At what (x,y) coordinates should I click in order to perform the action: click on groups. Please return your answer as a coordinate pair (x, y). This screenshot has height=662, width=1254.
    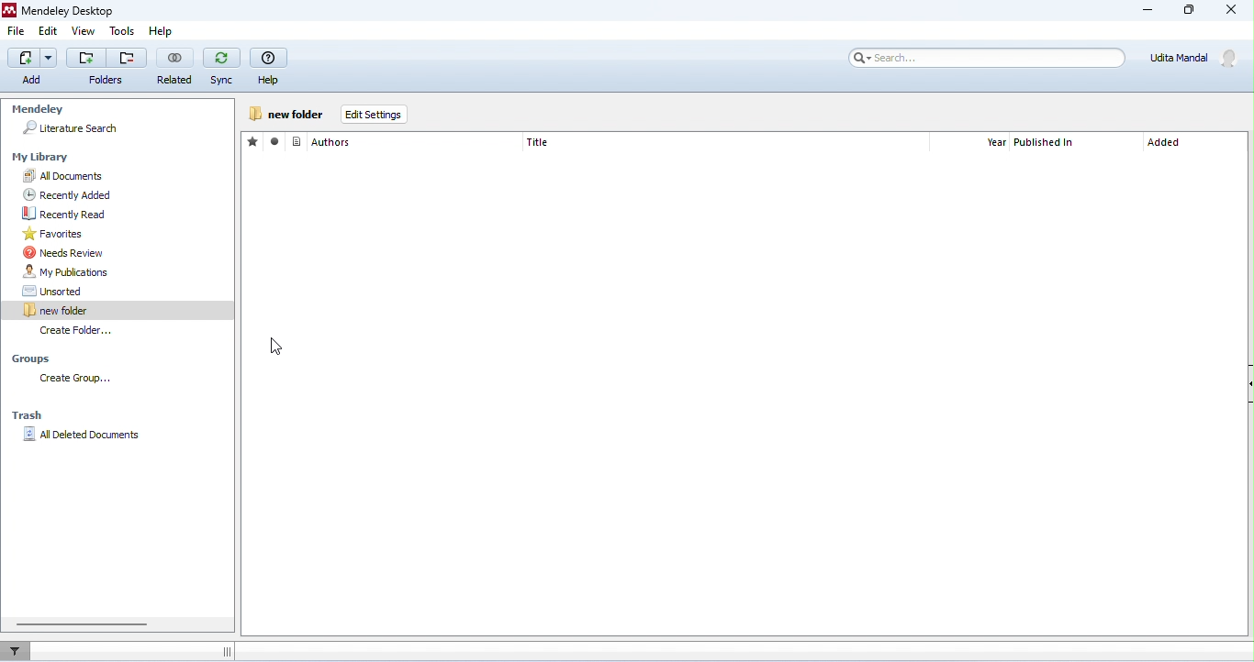
    Looking at the image, I should click on (37, 358).